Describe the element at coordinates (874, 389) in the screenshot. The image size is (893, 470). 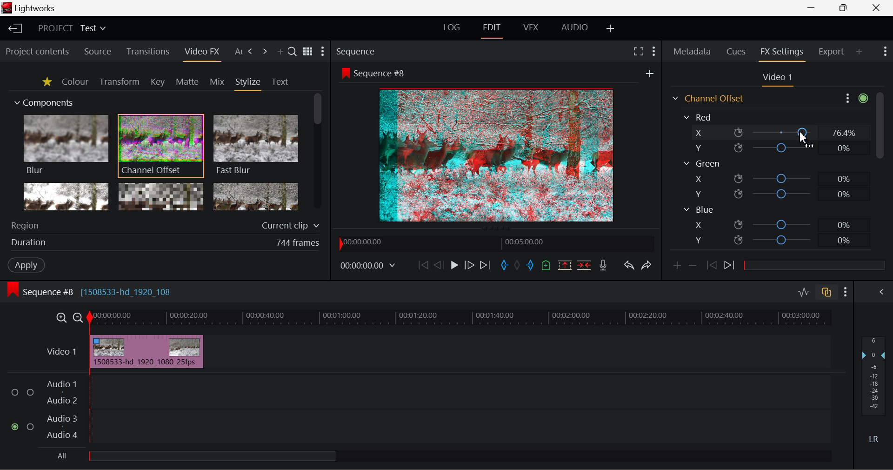
I see `Decibel Level` at that location.